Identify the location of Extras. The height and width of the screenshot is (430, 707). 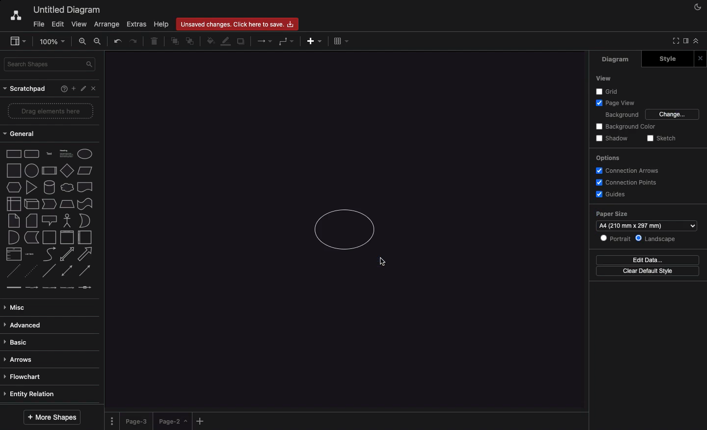
(137, 24).